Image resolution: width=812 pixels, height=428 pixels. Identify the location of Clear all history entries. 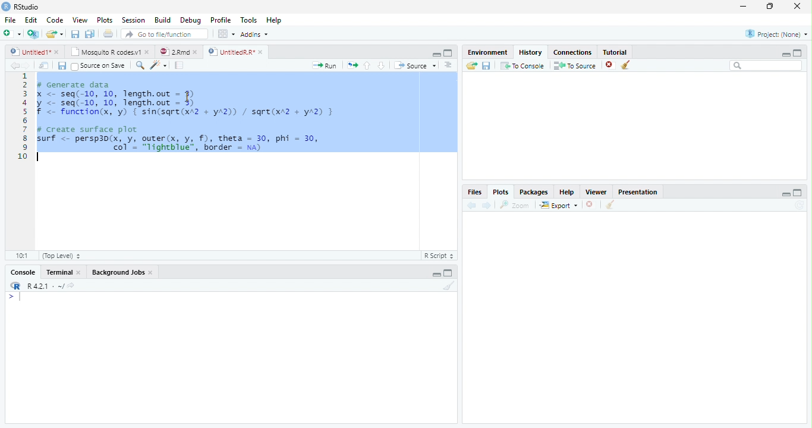
(625, 65).